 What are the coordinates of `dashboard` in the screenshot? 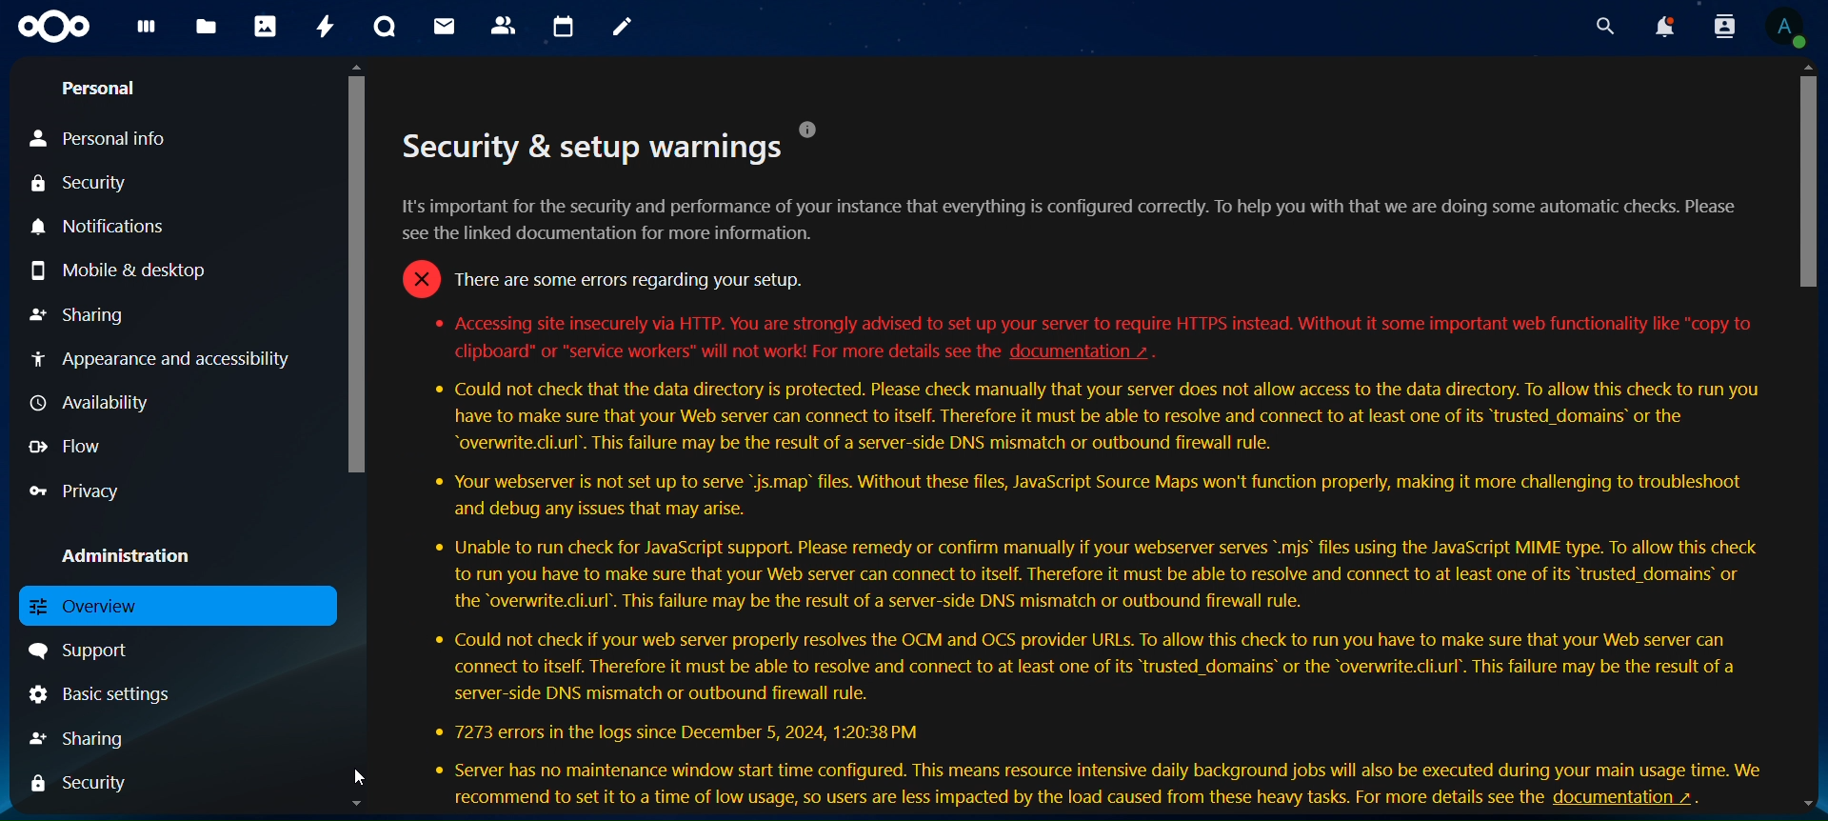 It's located at (152, 34).